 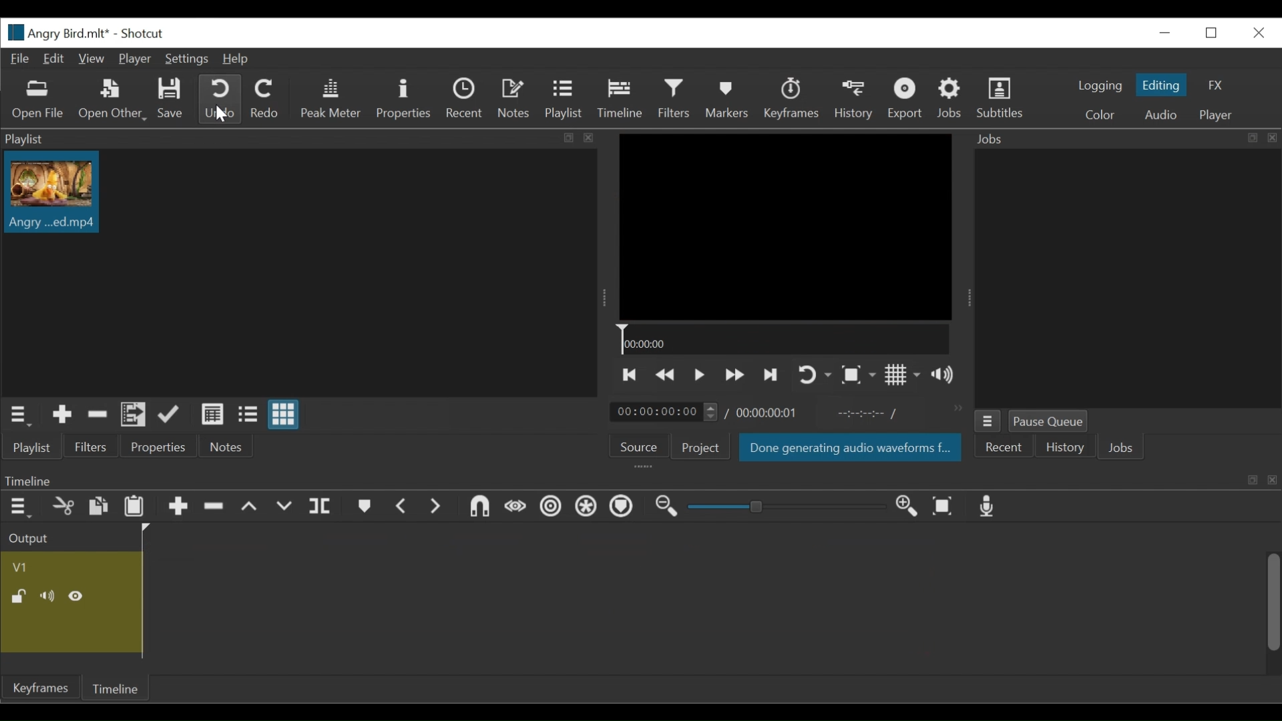 I want to click on Add filesto the playlist, so click(x=134, y=414).